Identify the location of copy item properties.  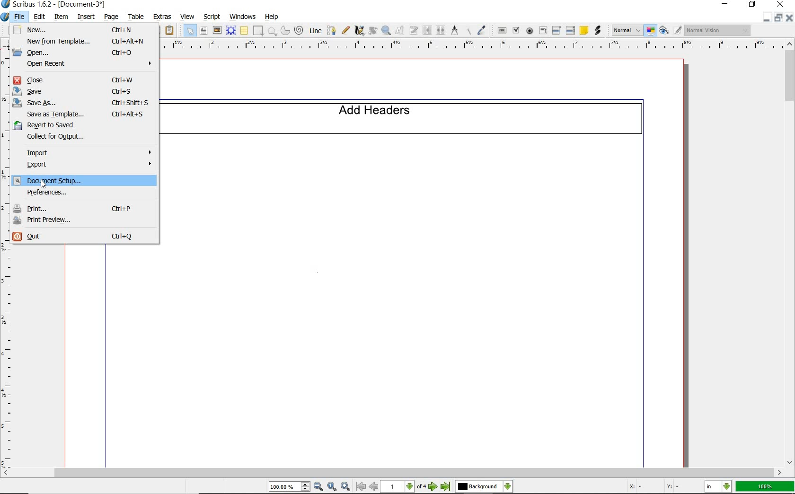
(467, 30).